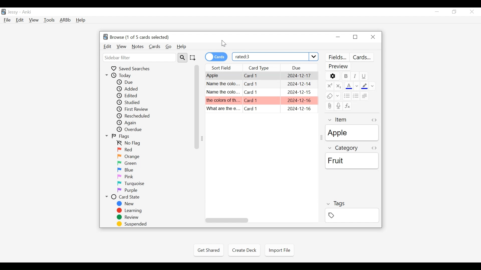  What do you see at coordinates (261, 92) in the screenshot?
I see `Card Type` at bounding box center [261, 92].